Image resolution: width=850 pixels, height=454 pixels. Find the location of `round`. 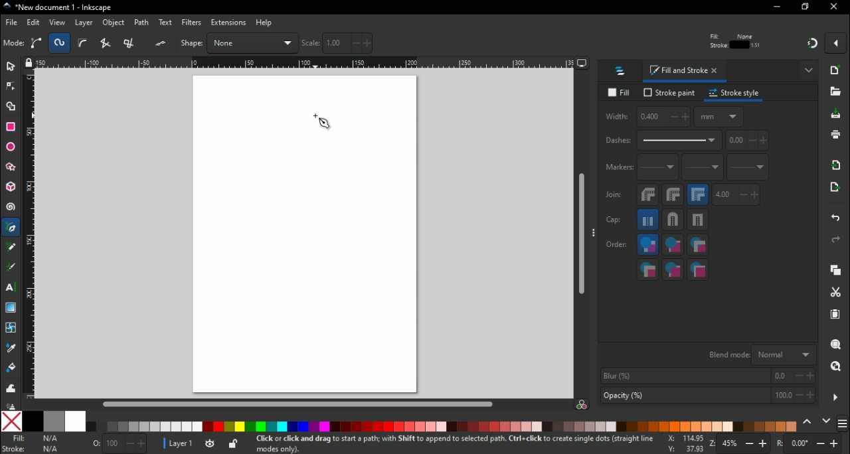

round is located at coordinates (674, 222).